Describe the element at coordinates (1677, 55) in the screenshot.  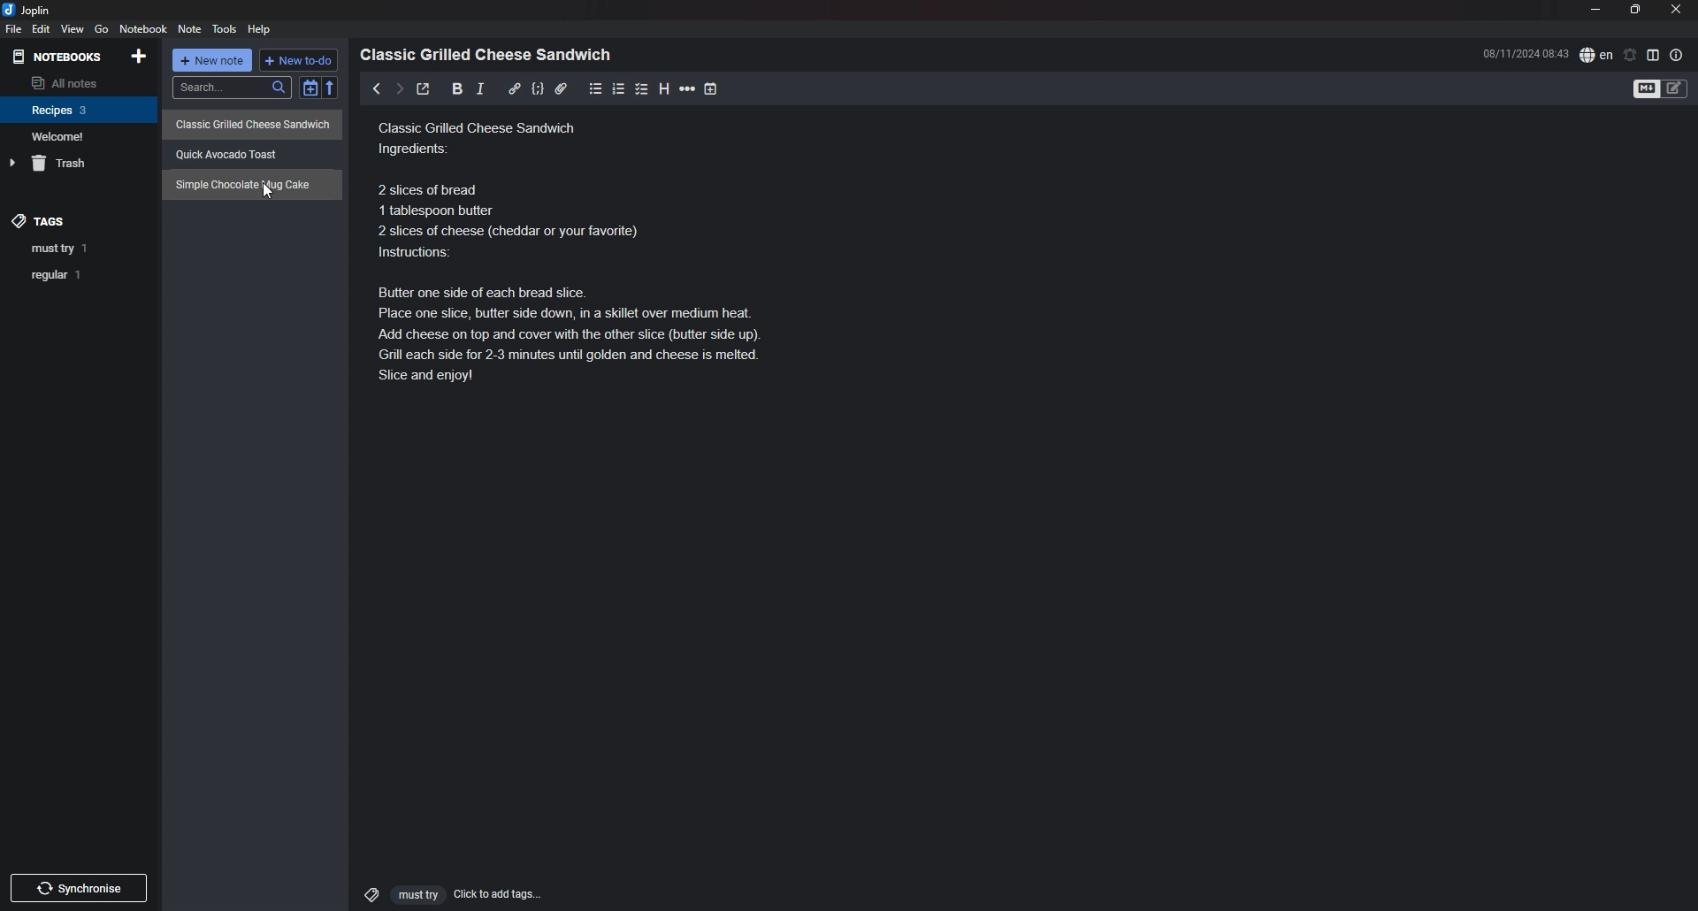
I see `note properties` at that location.